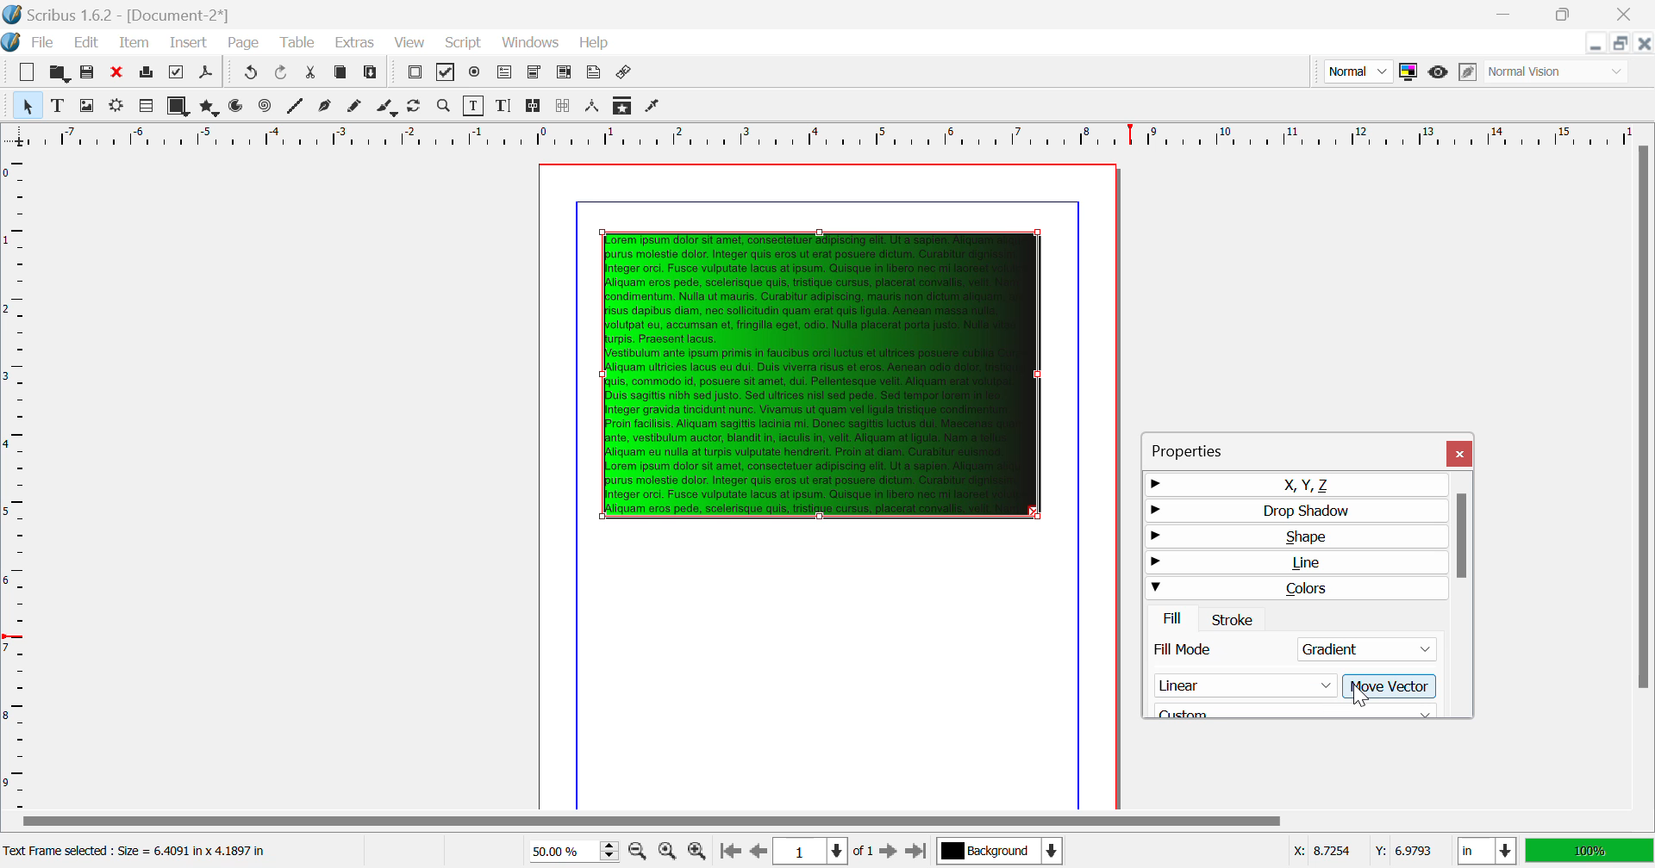 The width and height of the screenshot is (1655, 868). Describe the element at coordinates (853, 134) in the screenshot. I see `Vertical Page Margin` at that location.